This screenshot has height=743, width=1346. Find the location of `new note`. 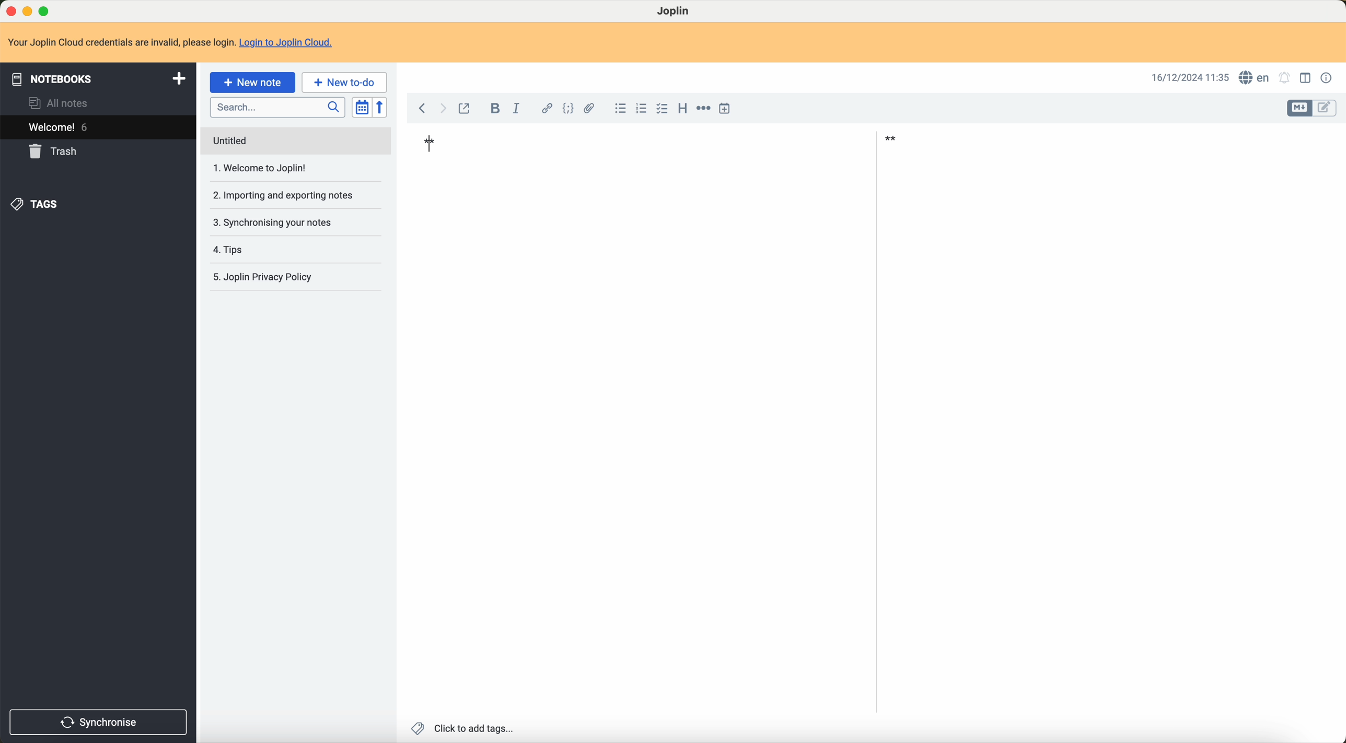

new note is located at coordinates (252, 82).